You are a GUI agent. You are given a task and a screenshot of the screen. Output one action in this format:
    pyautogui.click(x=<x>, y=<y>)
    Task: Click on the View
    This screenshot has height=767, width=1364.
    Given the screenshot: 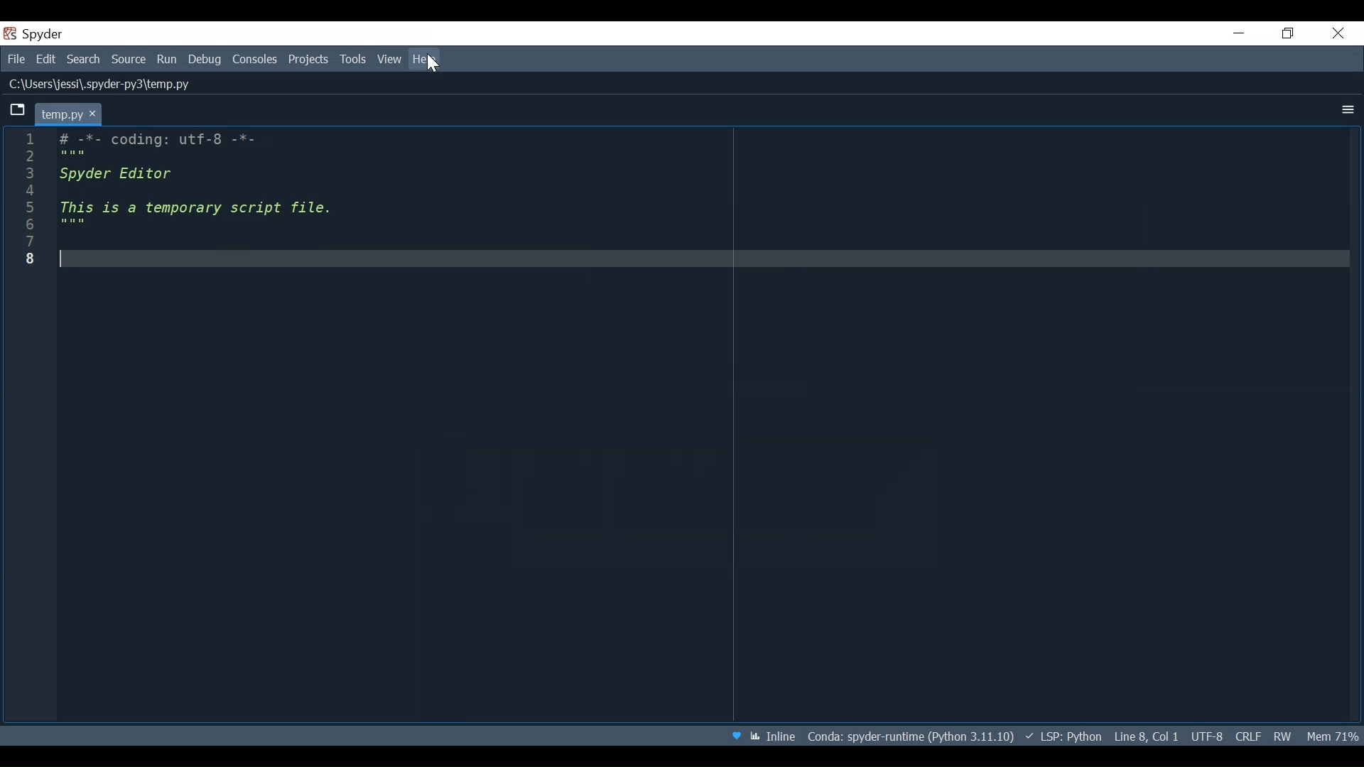 What is the action you would take?
    pyautogui.click(x=389, y=60)
    